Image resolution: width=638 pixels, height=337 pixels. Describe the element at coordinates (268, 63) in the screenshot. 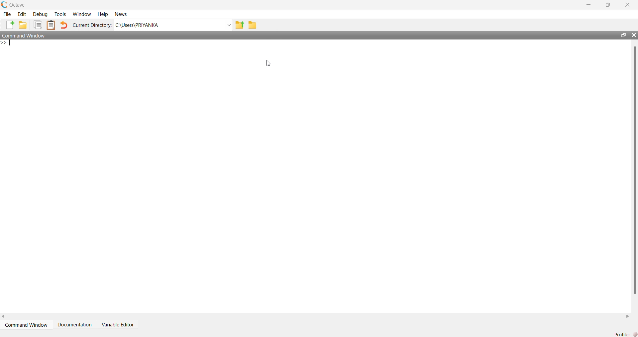

I see `cursor` at that location.